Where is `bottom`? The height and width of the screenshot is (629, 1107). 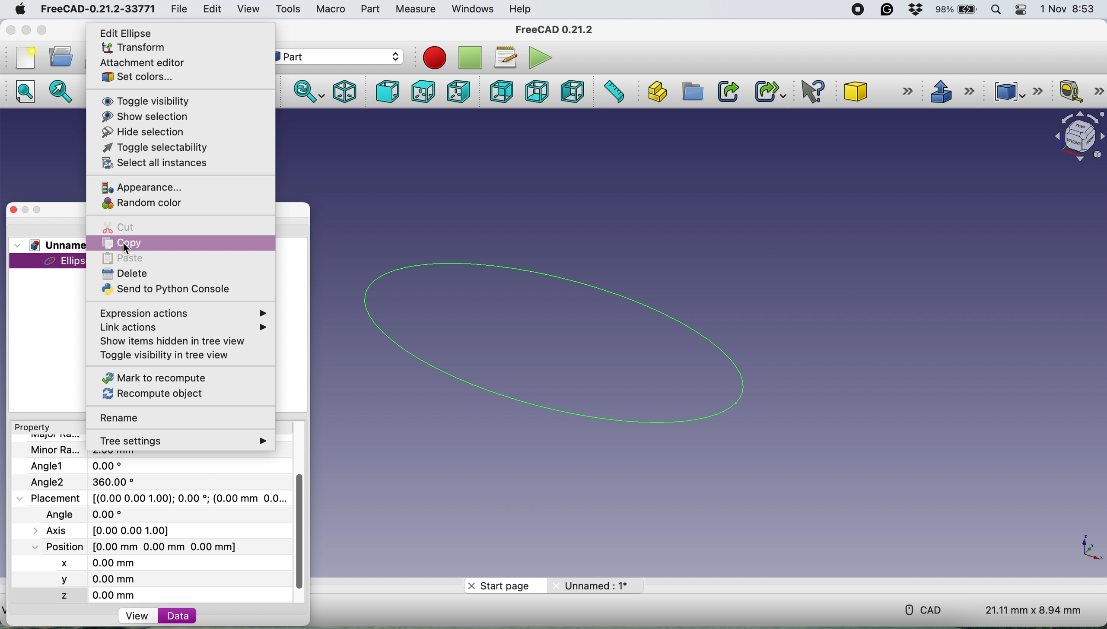 bottom is located at coordinates (536, 92).